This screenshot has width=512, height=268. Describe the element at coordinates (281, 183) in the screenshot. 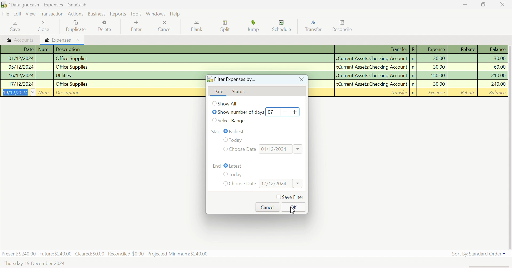

I see `Date Input` at that location.